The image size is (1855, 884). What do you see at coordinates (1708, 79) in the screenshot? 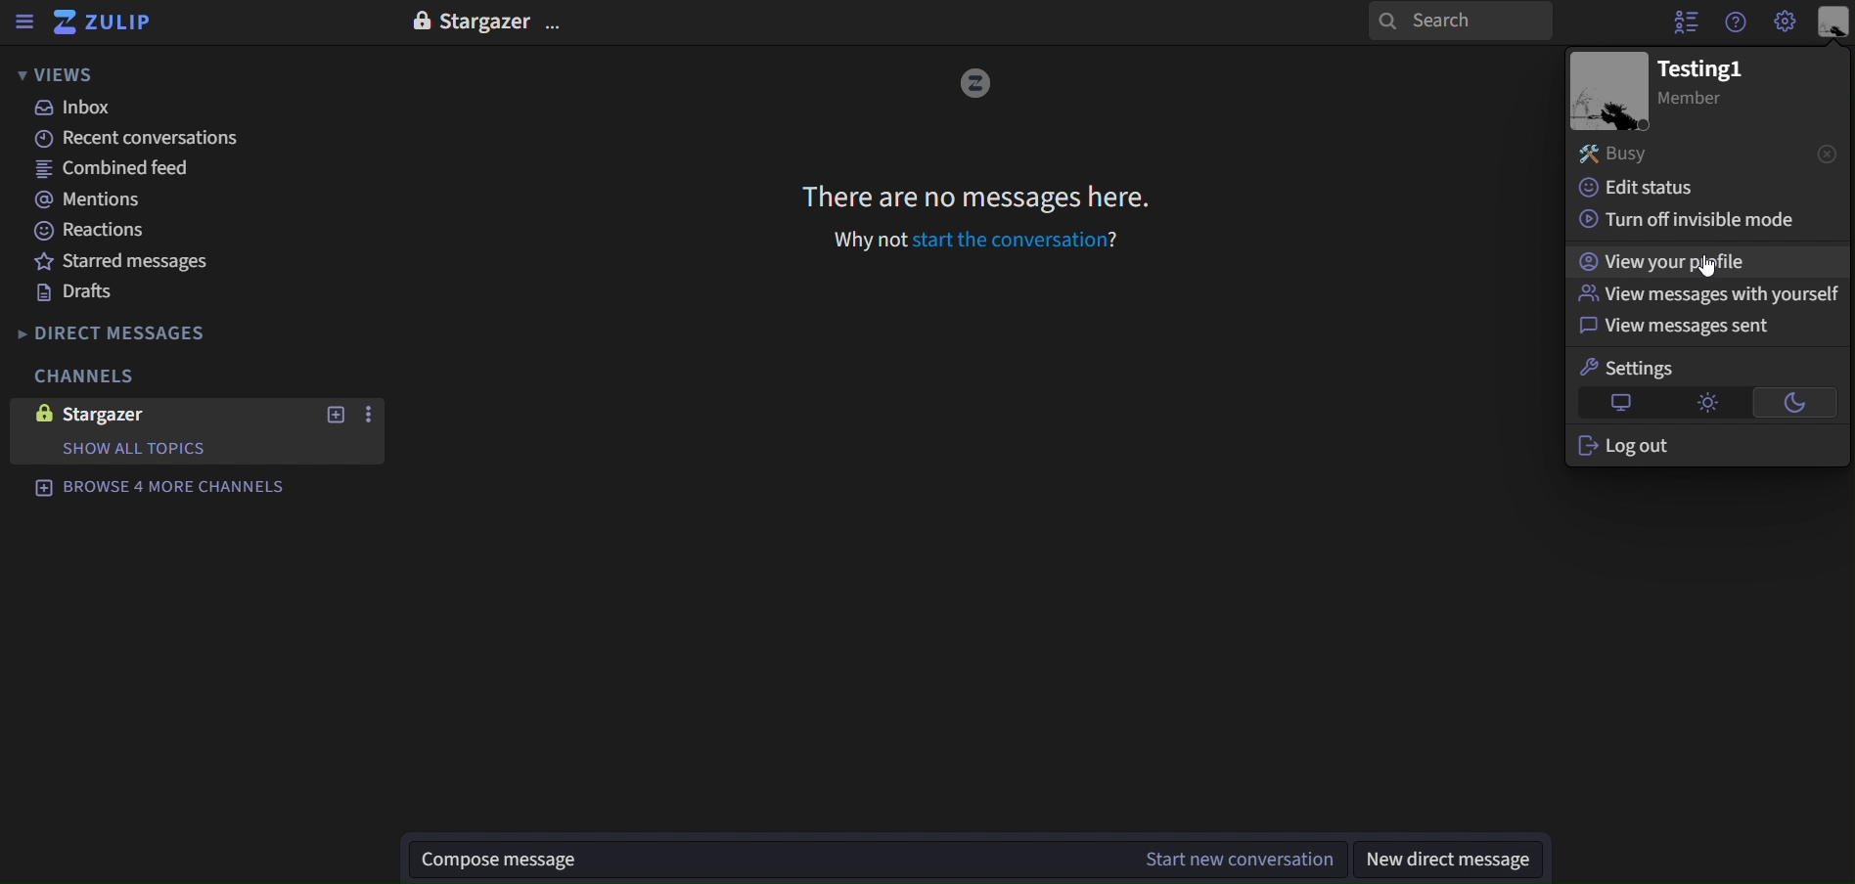
I see `text` at bounding box center [1708, 79].